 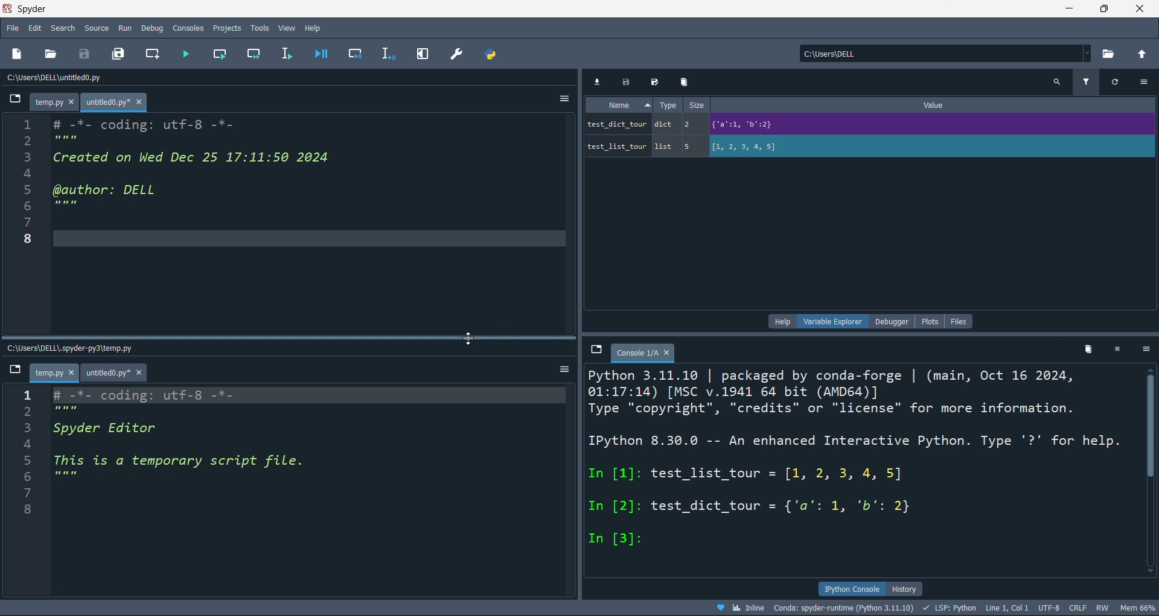 What do you see at coordinates (454, 54) in the screenshot?
I see `preference` at bounding box center [454, 54].